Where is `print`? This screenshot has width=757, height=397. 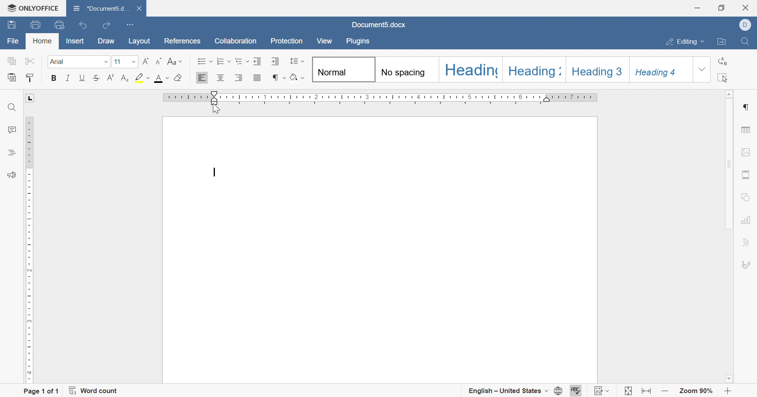
print is located at coordinates (37, 24).